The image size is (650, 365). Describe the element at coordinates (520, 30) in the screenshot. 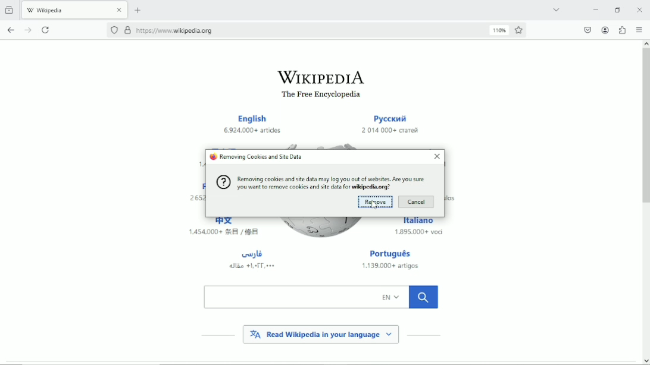

I see `bookmark this page` at that location.